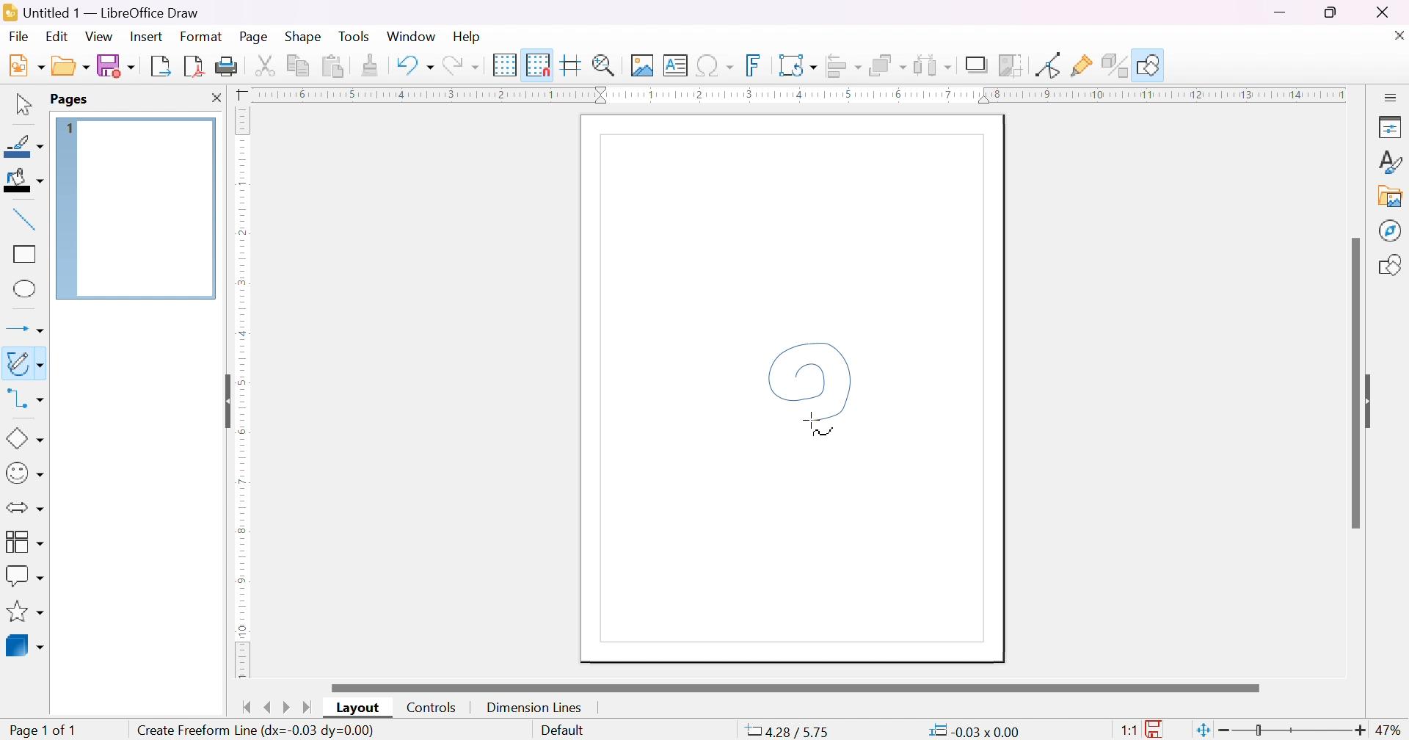 This screenshot has width=1409, height=740. What do you see at coordinates (303, 35) in the screenshot?
I see `shape` at bounding box center [303, 35].